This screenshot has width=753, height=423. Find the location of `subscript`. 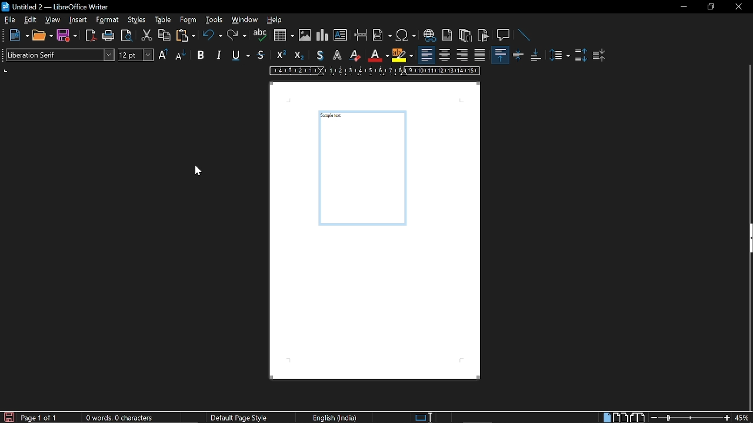

subscript is located at coordinates (301, 55).